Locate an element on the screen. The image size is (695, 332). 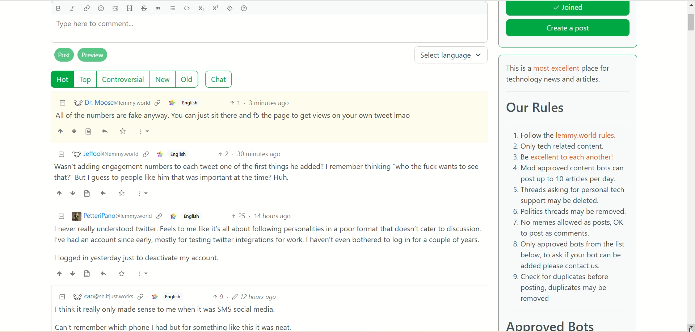
More is located at coordinates (144, 193).